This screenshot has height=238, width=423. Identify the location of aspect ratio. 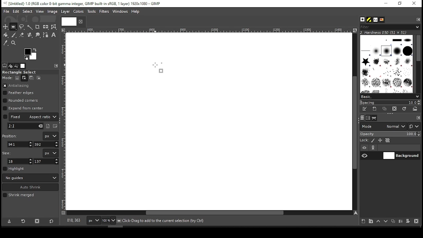
(31, 116).